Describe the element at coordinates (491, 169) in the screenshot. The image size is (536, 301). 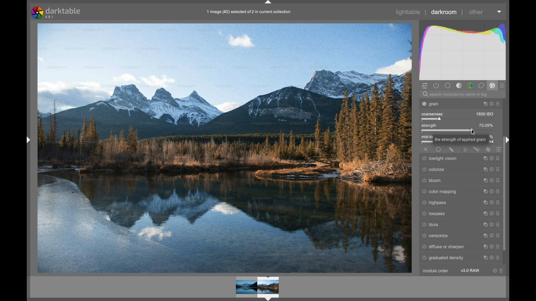
I see `reset parameters` at that location.